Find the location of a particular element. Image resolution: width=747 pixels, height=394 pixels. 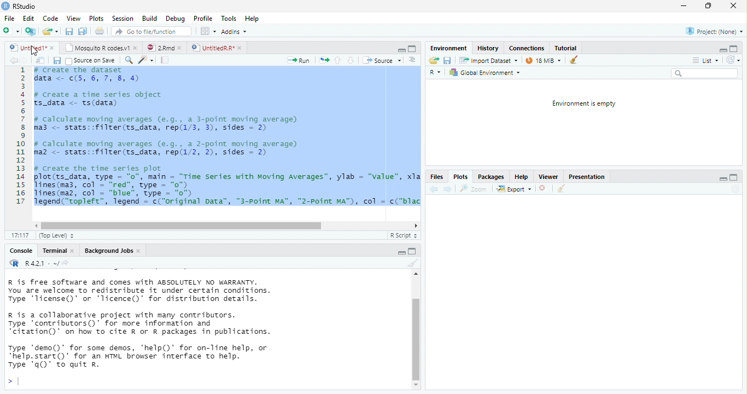

Profile is located at coordinates (203, 19).